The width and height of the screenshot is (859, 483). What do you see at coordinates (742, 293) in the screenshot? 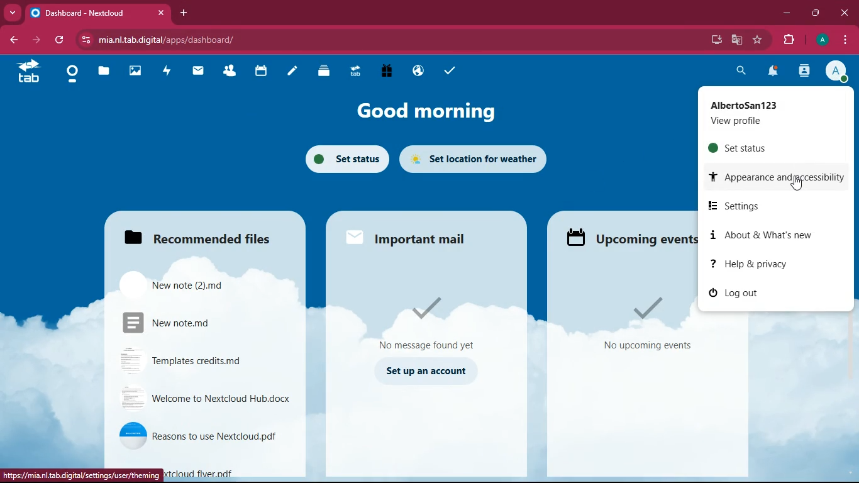
I see `log out` at bounding box center [742, 293].